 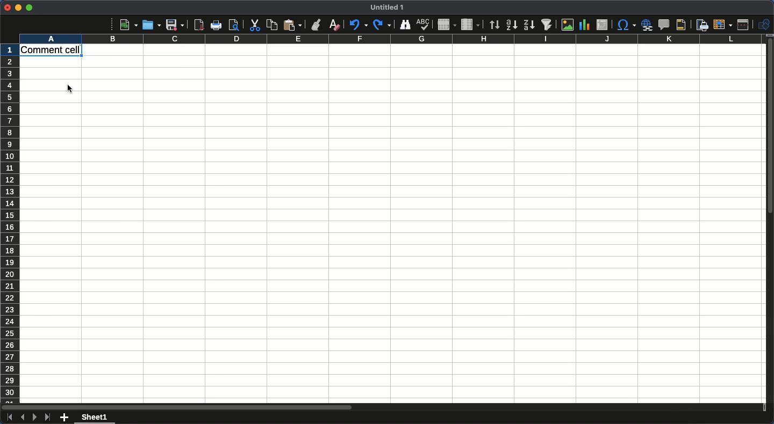 What do you see at coordinates (292, 24) in the screenshot?
I see `Paste` at bounding box center [292, 24].